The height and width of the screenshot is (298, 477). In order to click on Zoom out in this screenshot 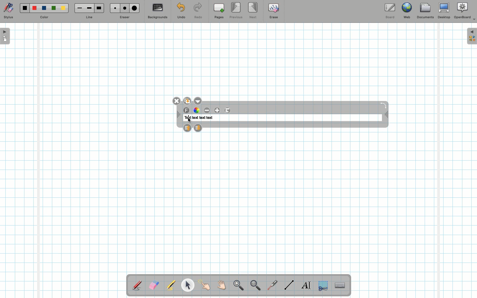, I will do `click(255, 286)`.